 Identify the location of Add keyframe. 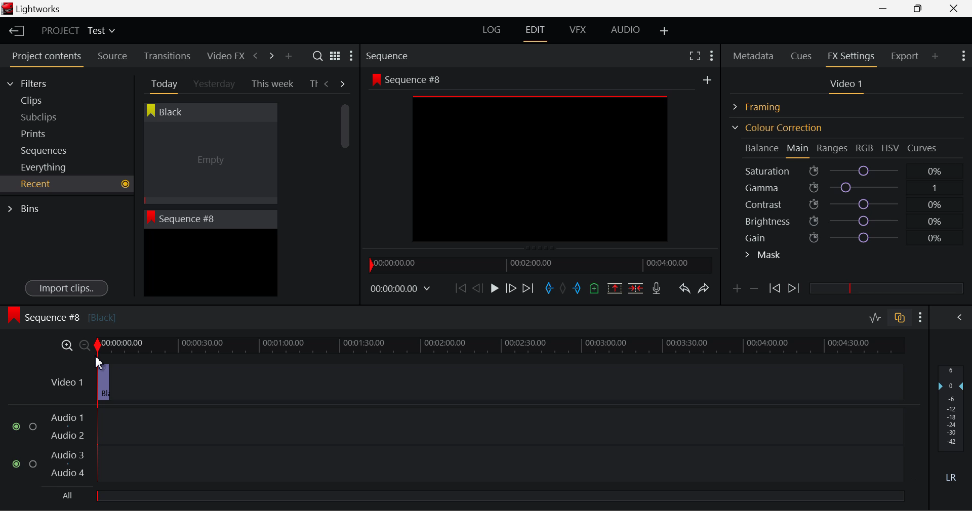
(735, 290).